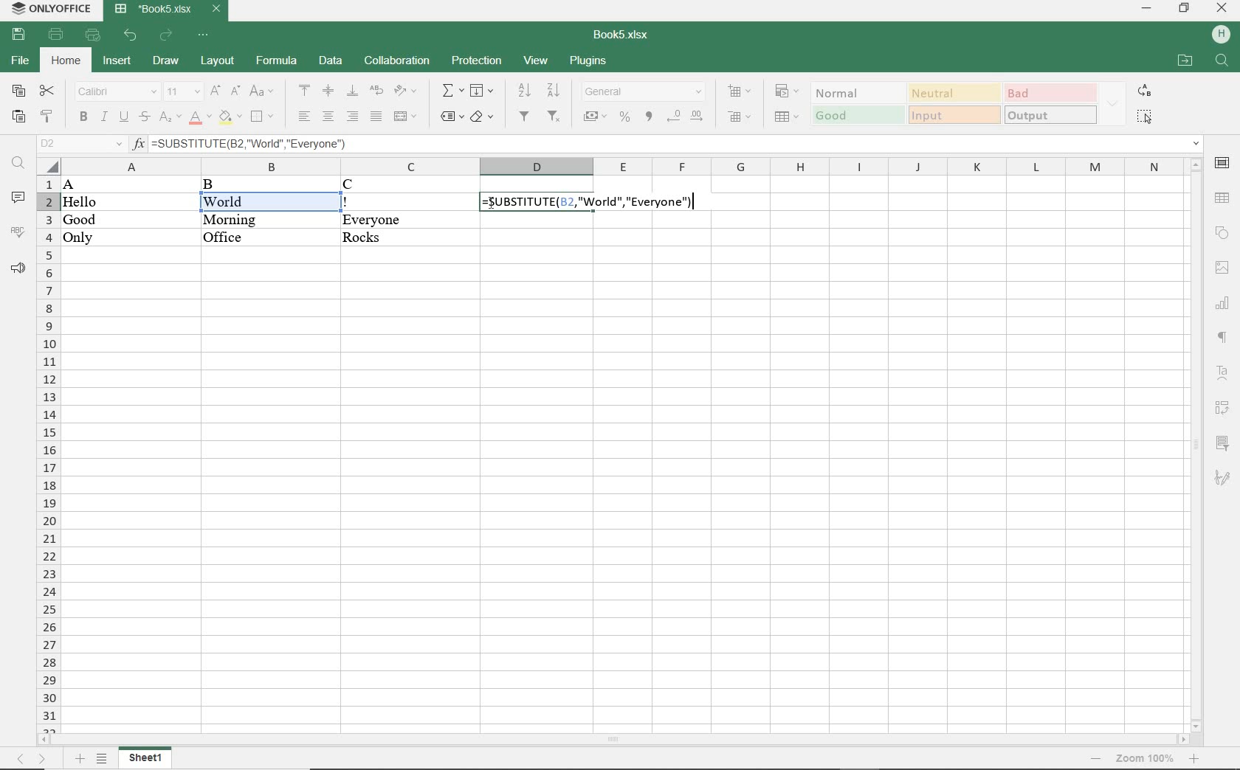 The image size is (1240, 770). What do you see at coordinates (555, 92) in the screenshot?
I see `sort descending` at bounding box center [555, 92].